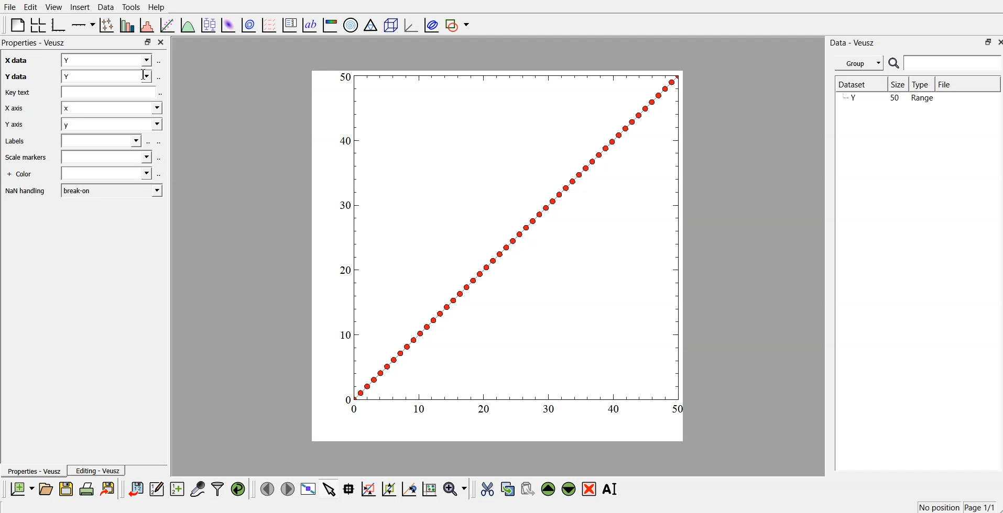  What do you see at coordinates (287, 488) in the screenshot?
I see `move to next page` at bounding box center [287, 488].